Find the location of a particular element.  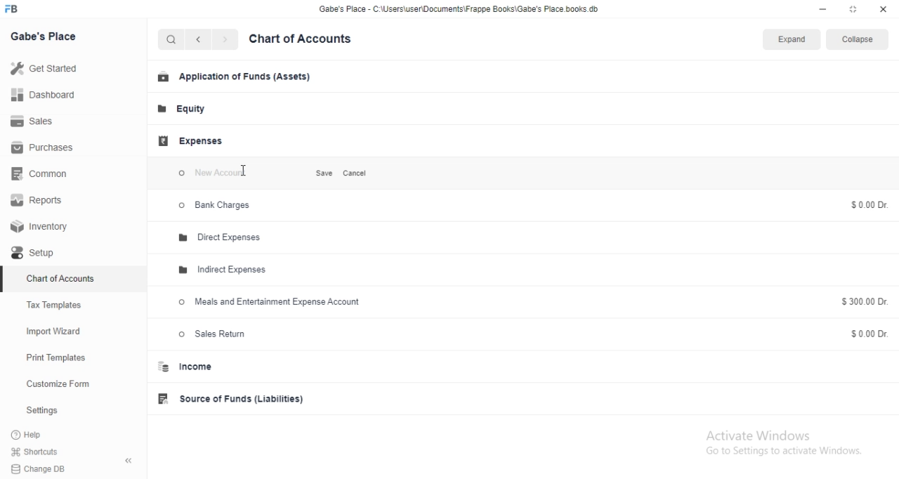

back is located at coordinates (202, 41).